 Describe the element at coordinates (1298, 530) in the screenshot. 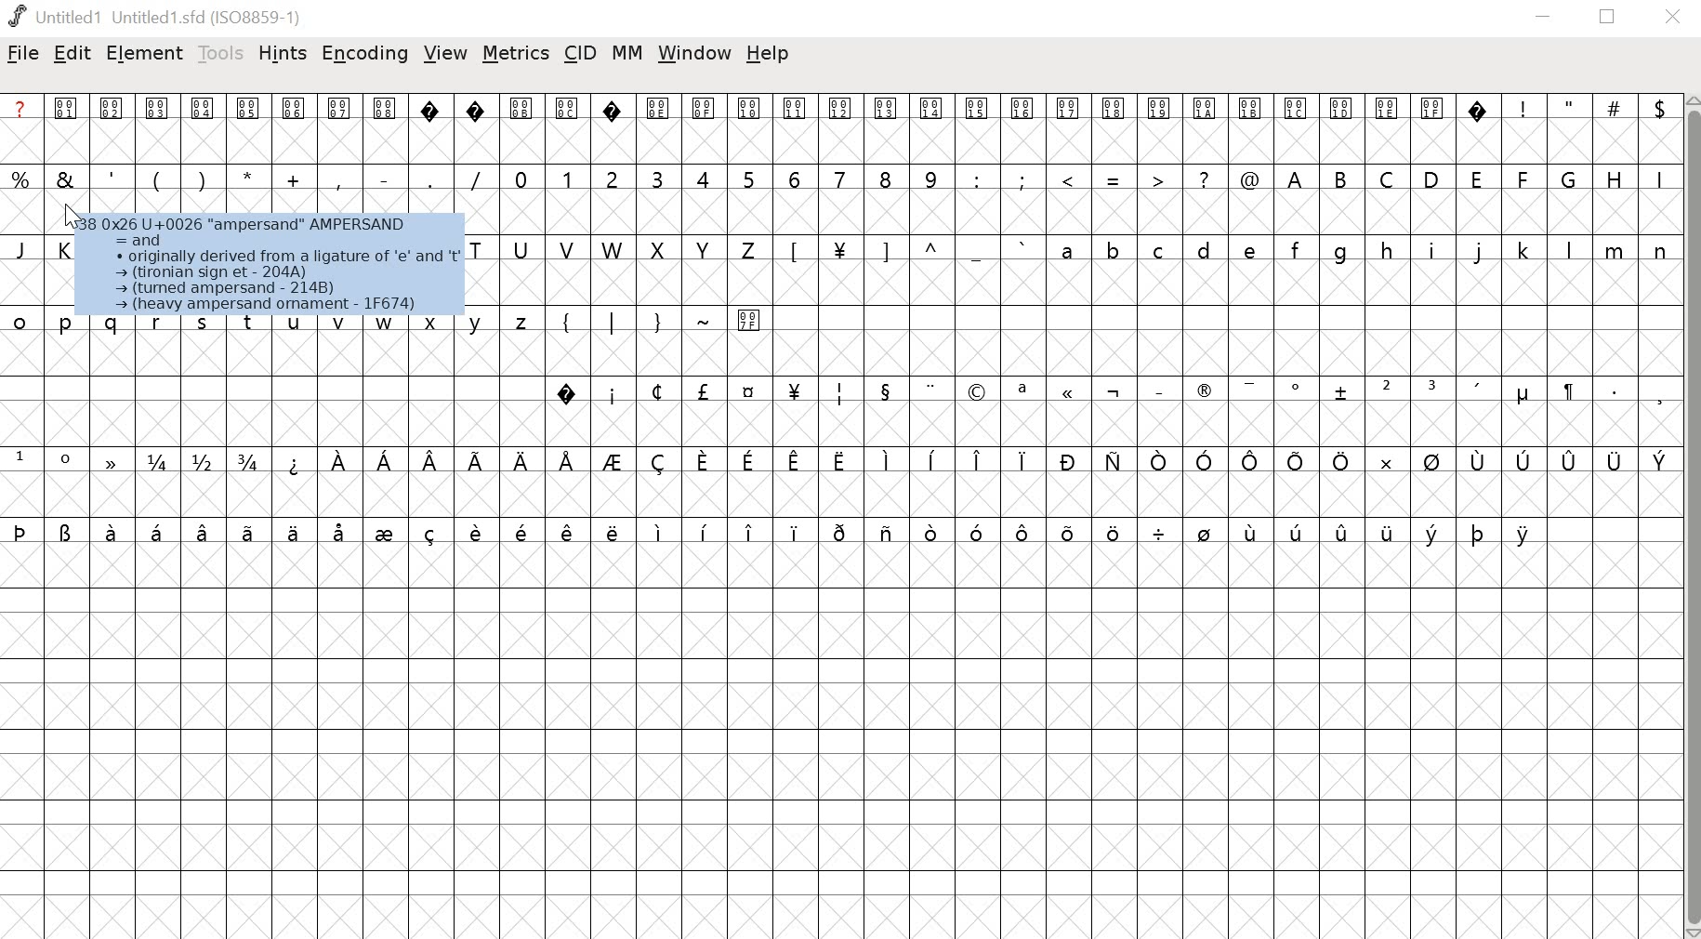

I see `symbol` at that location.